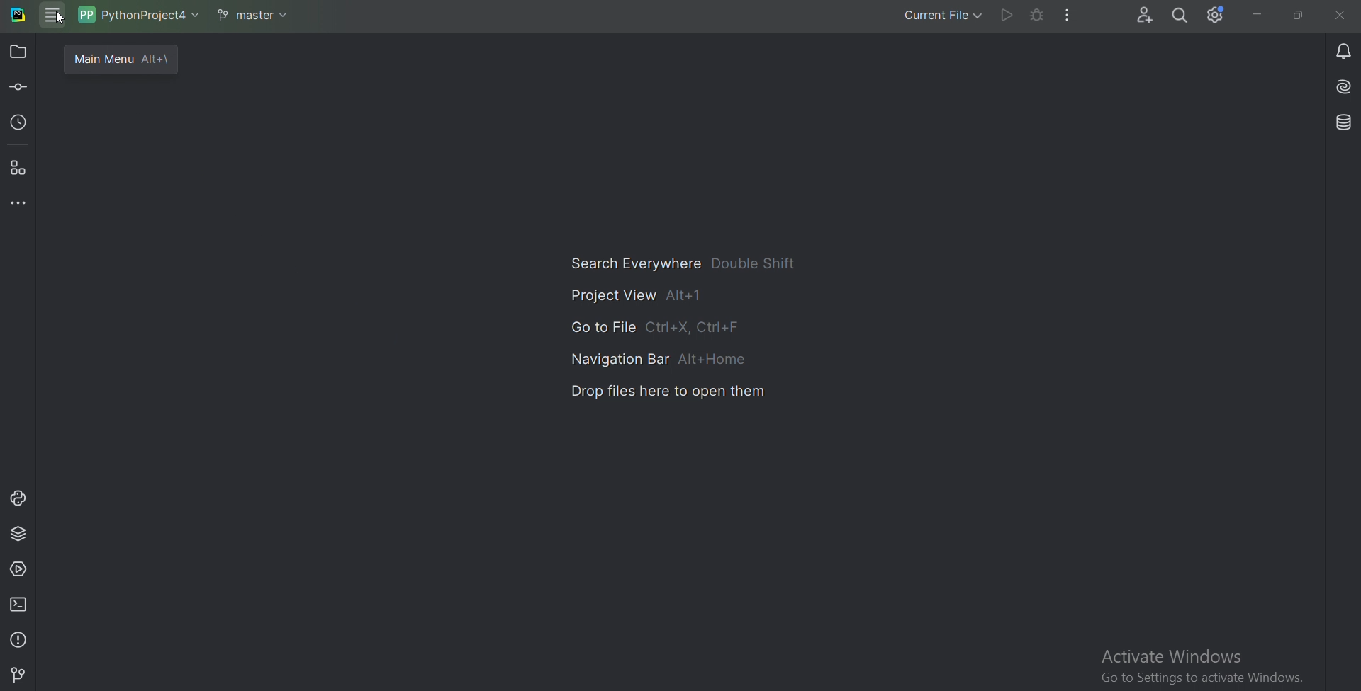 The height and width of the screenshot is (691, 1361). Describe the element at coordinates (254, 15) in the screenshot. I see `Git branch master` at that location.